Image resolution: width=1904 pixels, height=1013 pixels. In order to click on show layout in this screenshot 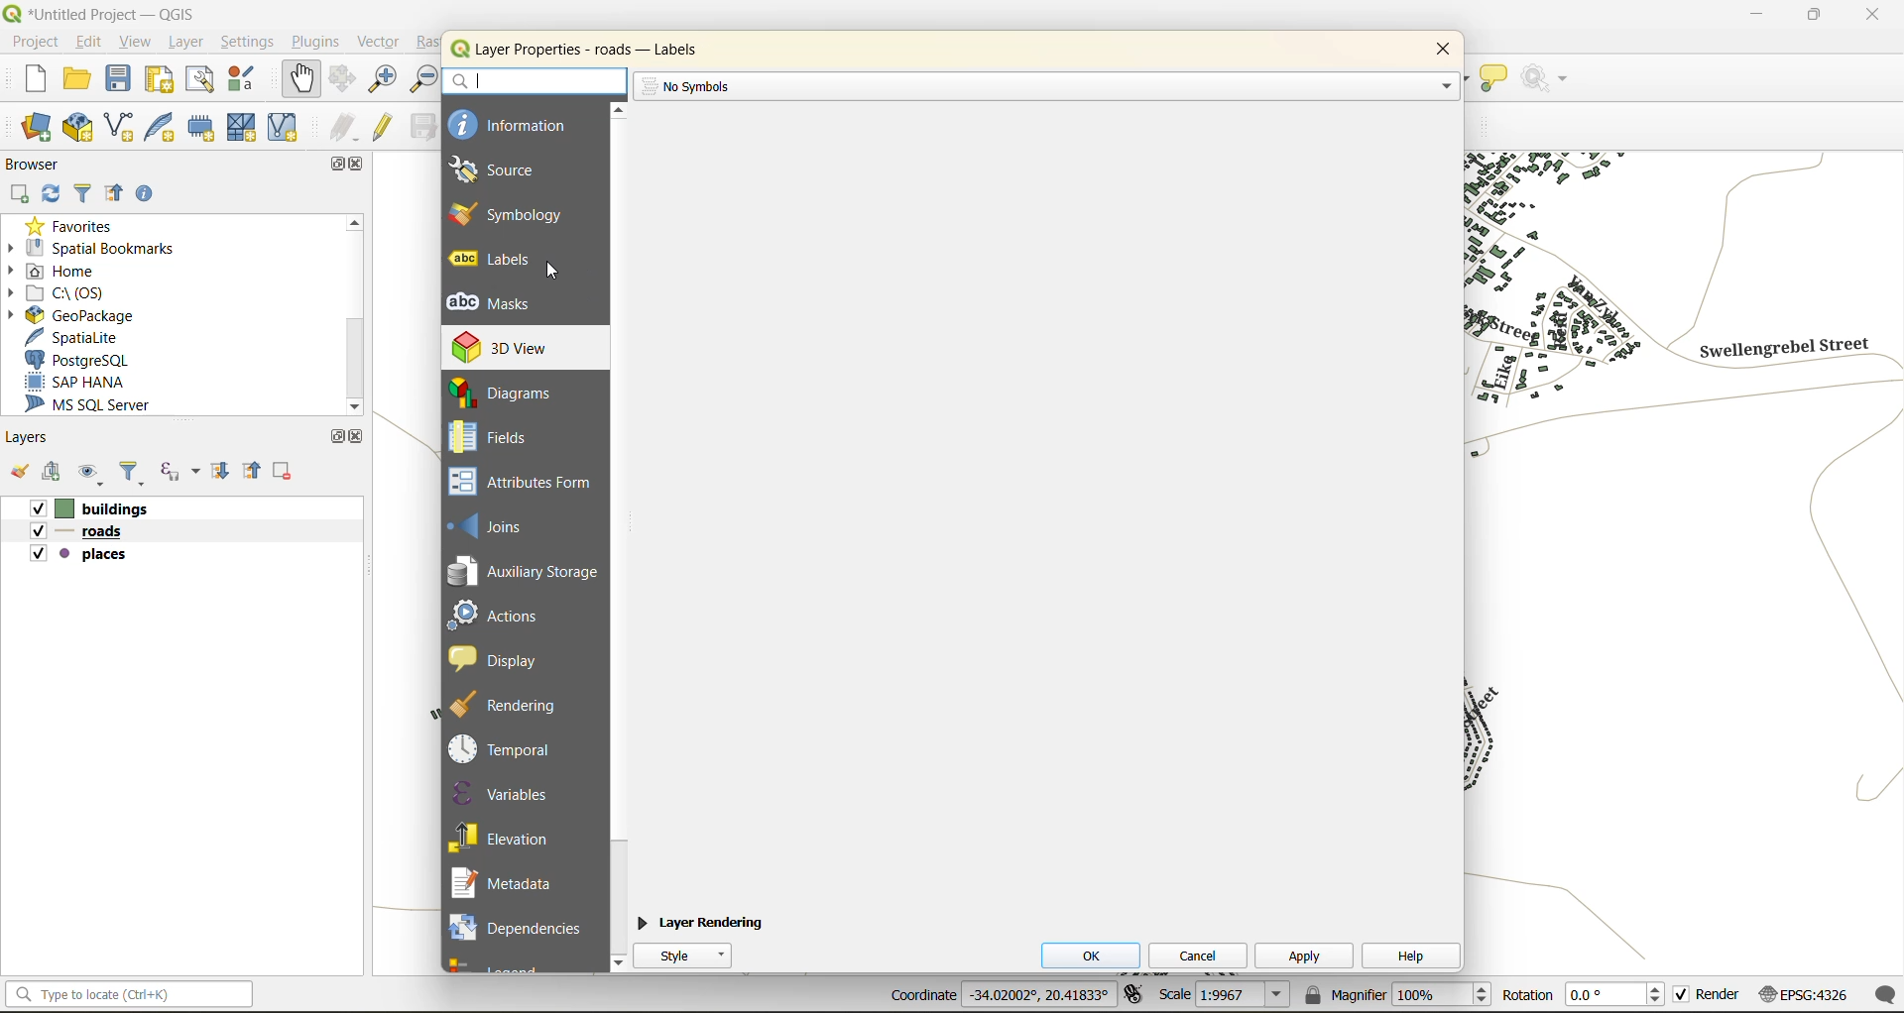, I will do `click(197, 79)`.